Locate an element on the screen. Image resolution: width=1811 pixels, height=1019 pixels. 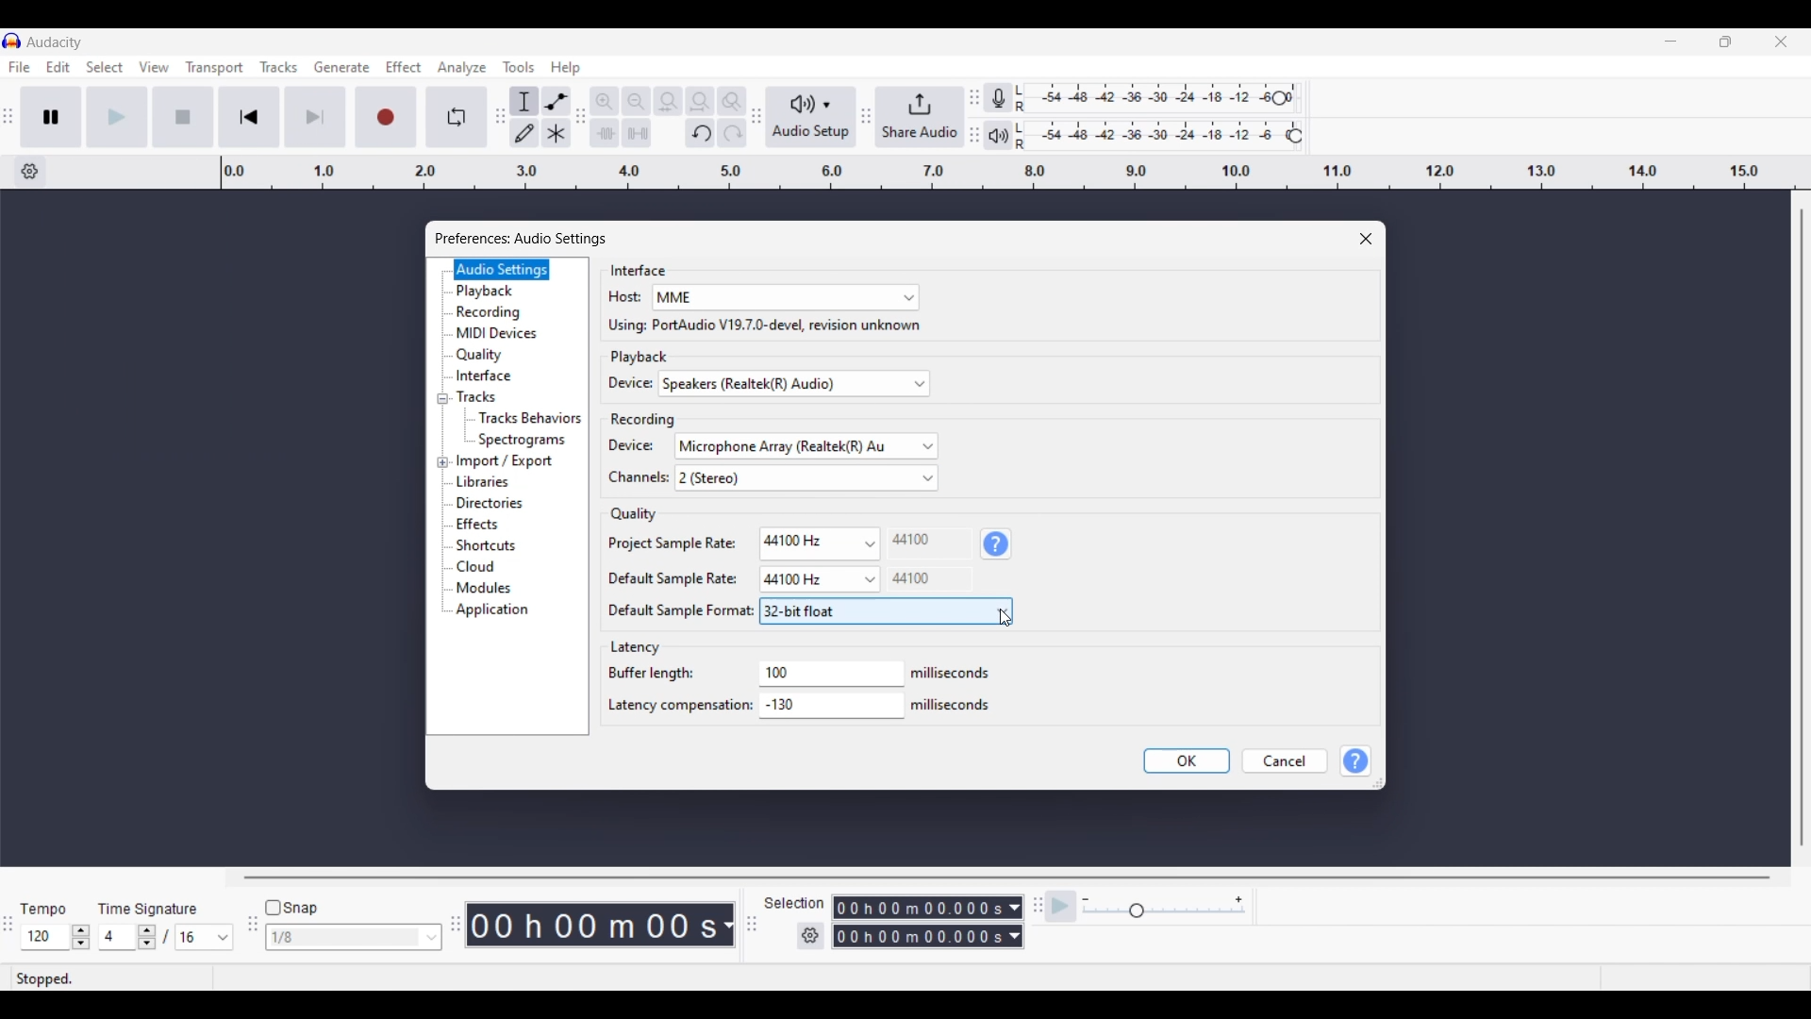
Selected time signature is located at coordinates (194, 938).